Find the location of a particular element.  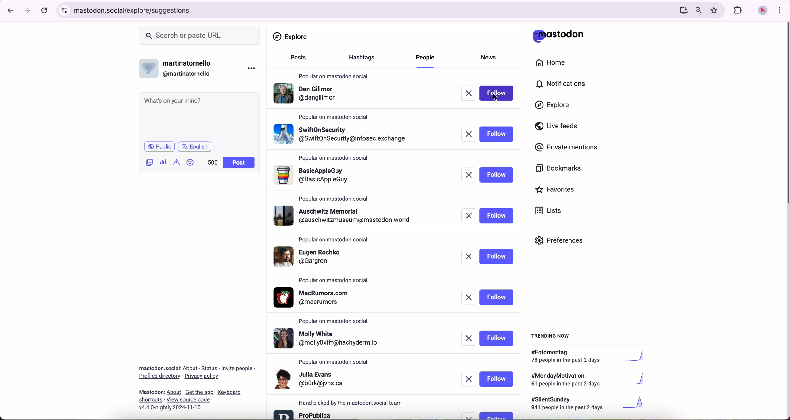

more options is located at coordinates (253, 68).